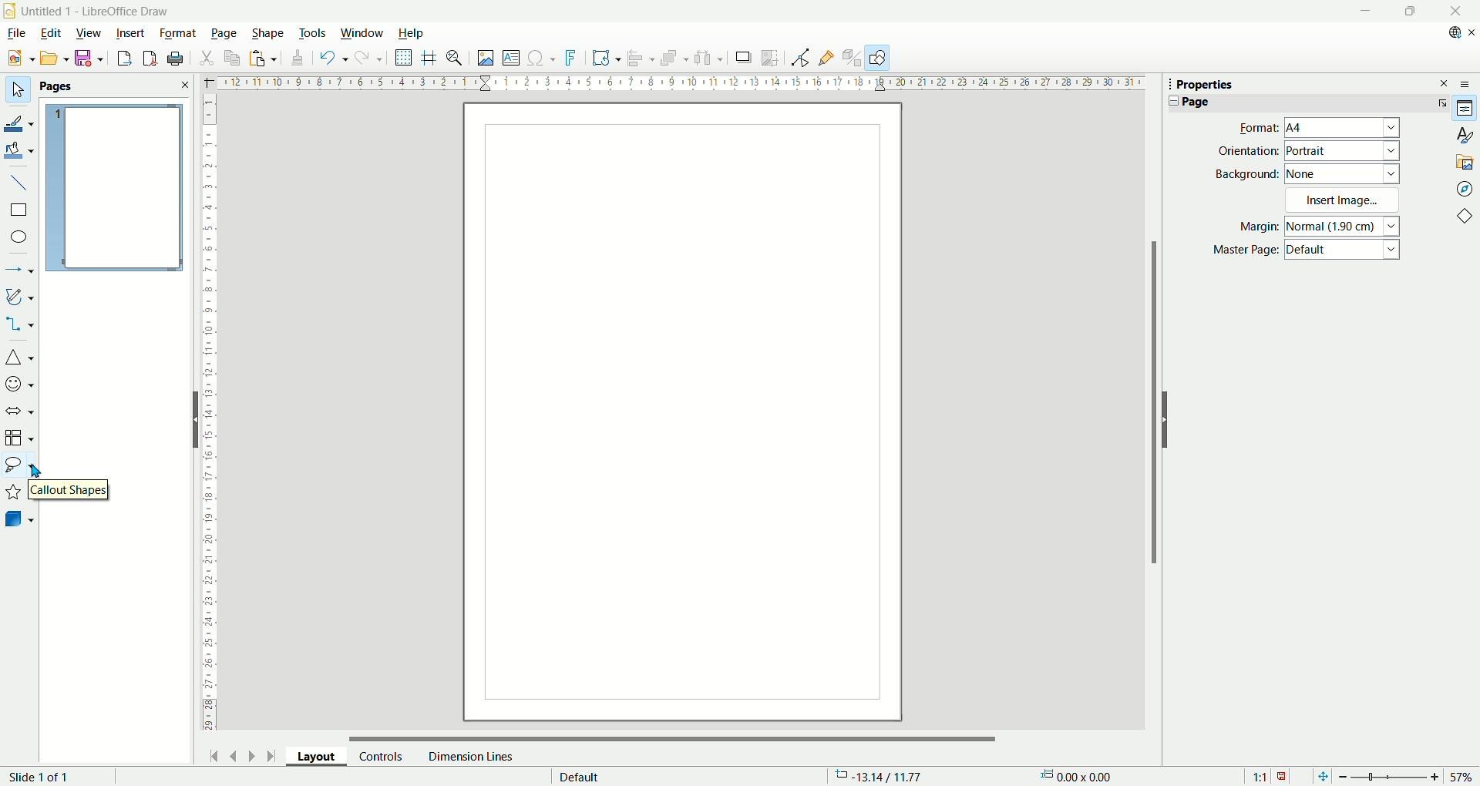 The image size is (1480, 786). I want to click on lines and arrows, so click(20, 271).